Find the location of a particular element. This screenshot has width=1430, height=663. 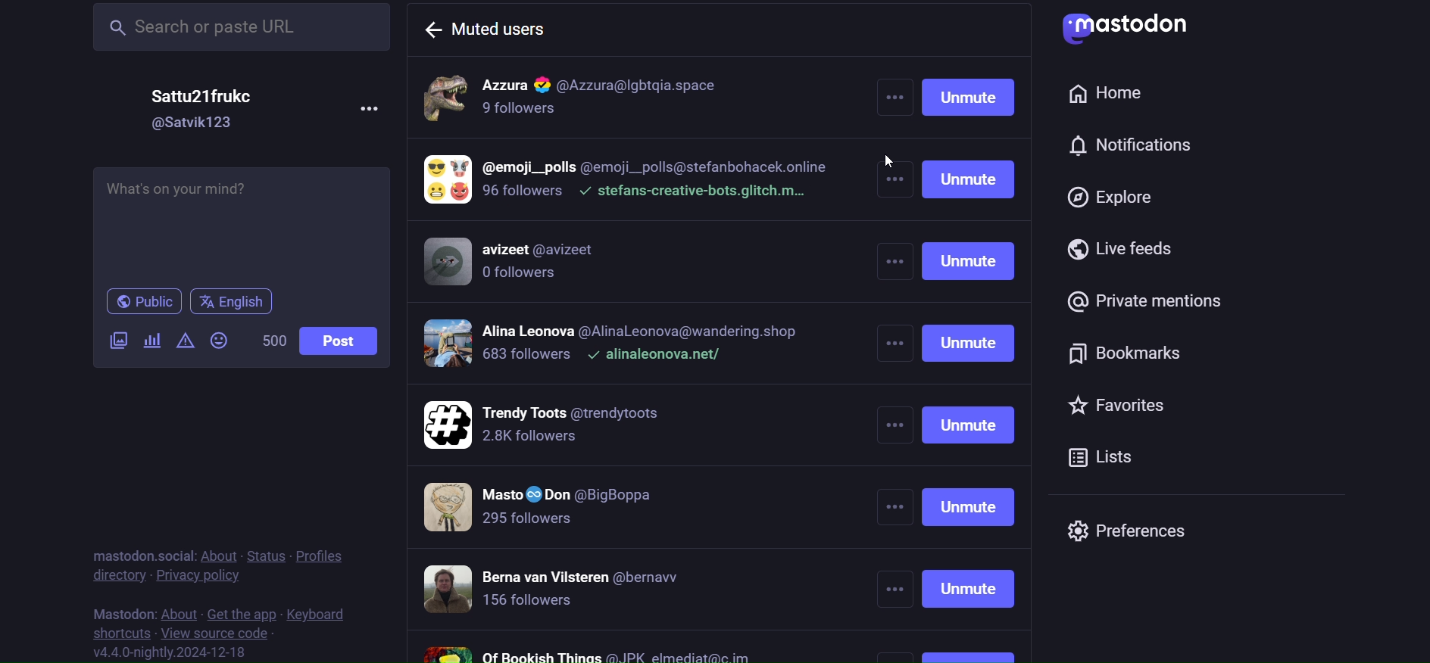

favorites is located at coordinates (1118, 403).